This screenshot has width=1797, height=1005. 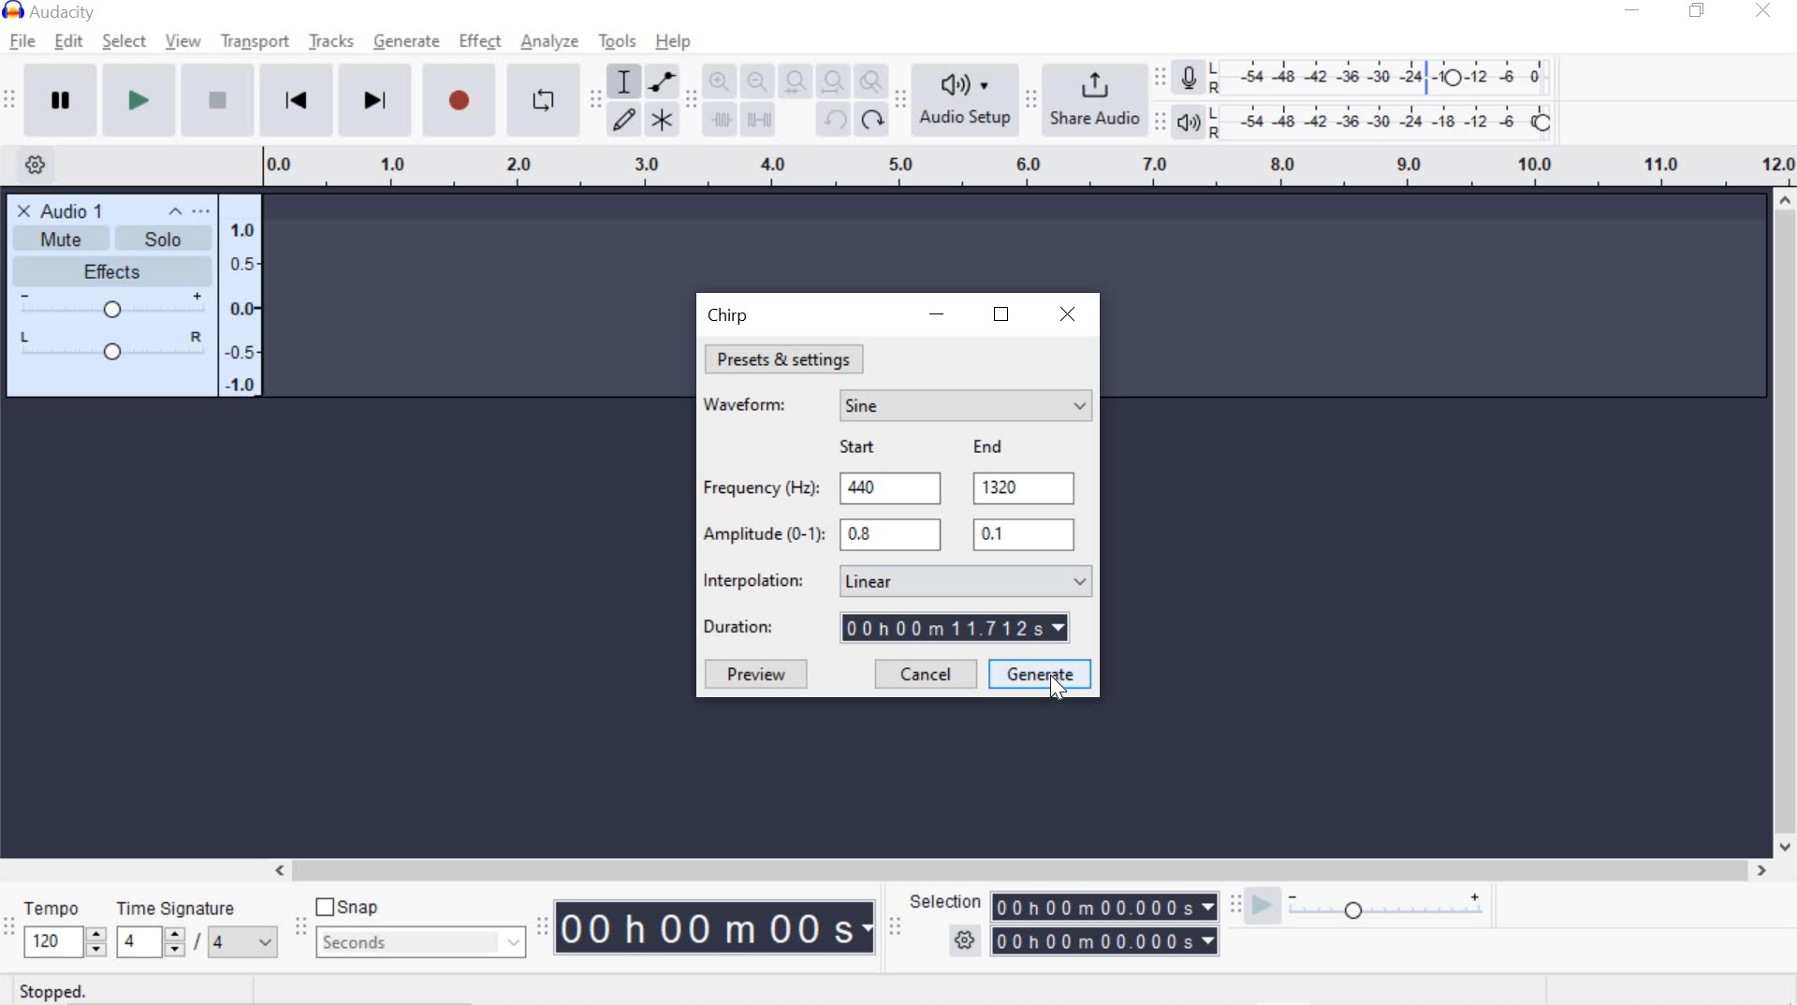 What do you see at coordinates (111, 343) in the screenshot?
I see `pan` at bounding box center [111, 343].